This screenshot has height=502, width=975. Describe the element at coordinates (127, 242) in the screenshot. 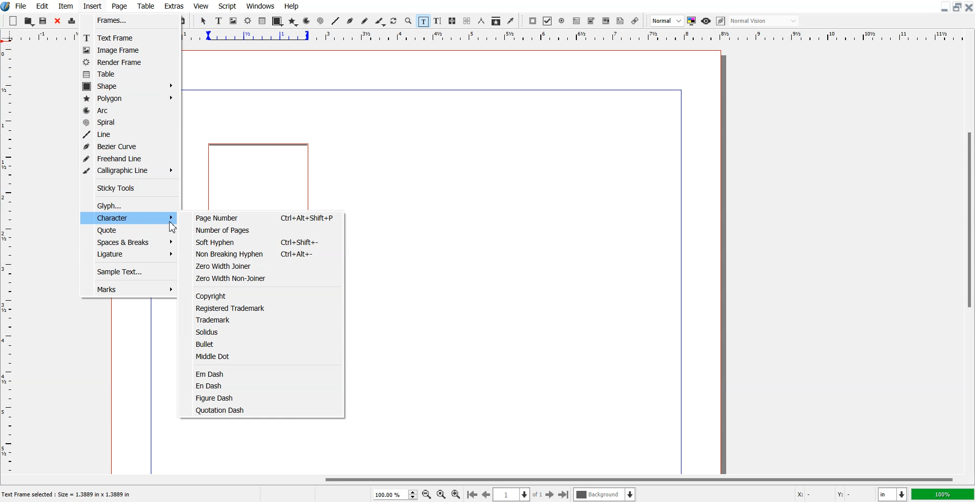

I see `Spaces & Breaks` at that location.